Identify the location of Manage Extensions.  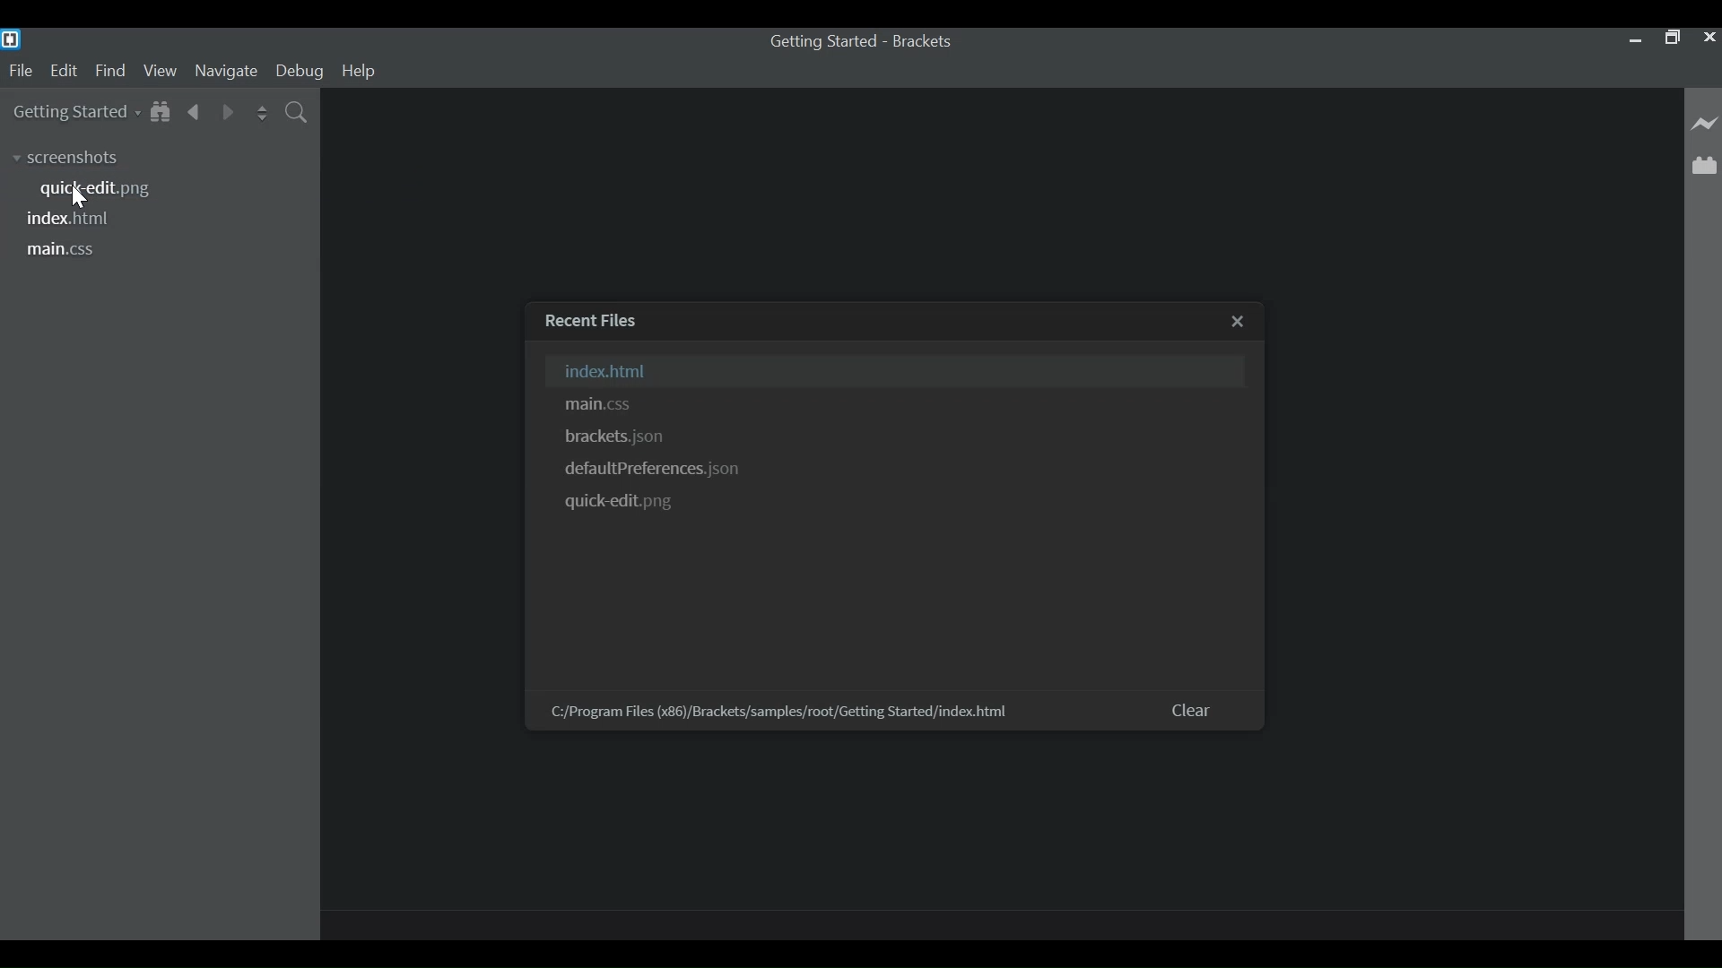
(1704, 165).